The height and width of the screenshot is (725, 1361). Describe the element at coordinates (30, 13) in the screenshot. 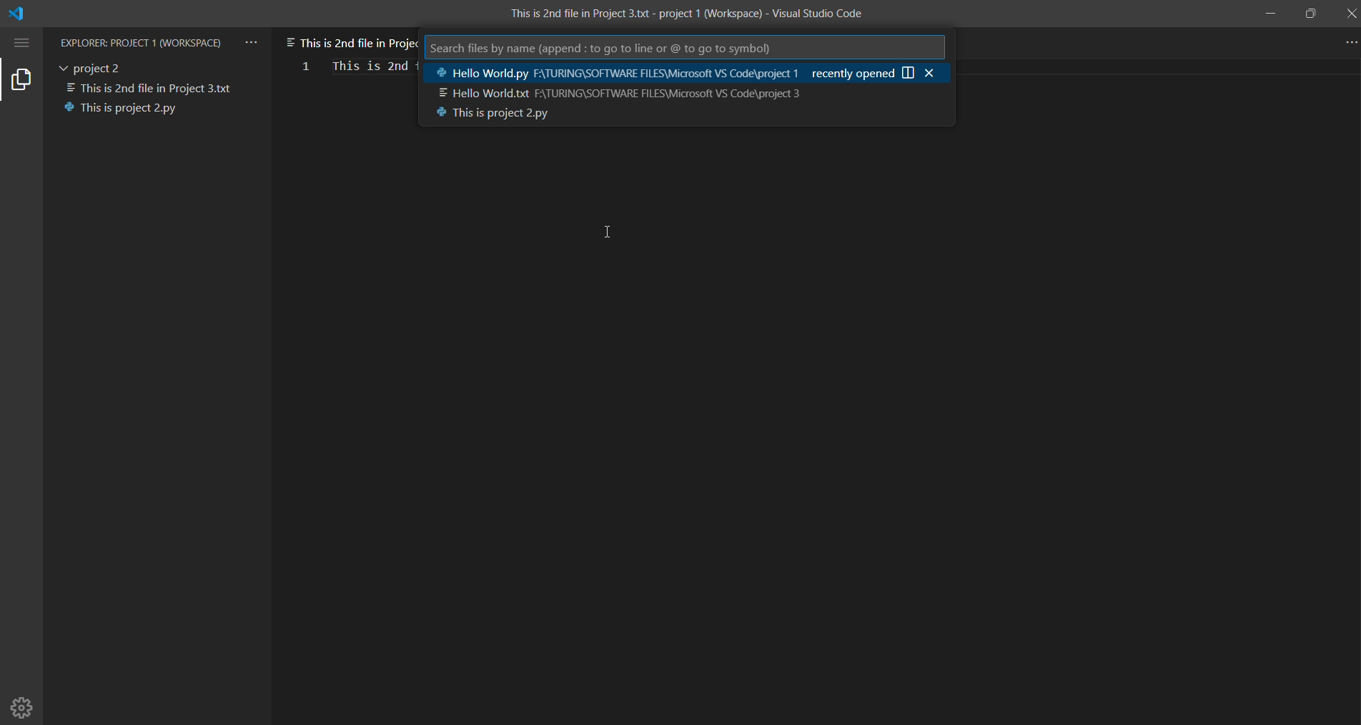

I see `logo` at that location.